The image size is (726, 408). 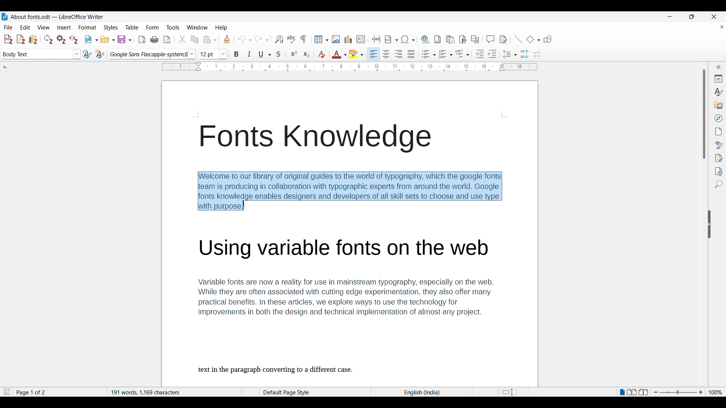 What do you see at coordinates (356, 54) in the screenshot?
I see `Highlight color options` at bounding box center [356, 54].